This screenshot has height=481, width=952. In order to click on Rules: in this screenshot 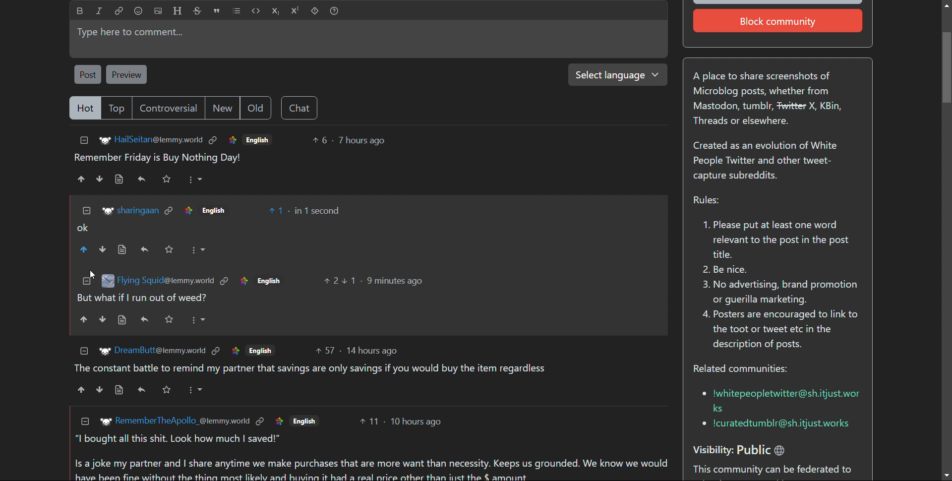, I will do `click(705, 201)`.